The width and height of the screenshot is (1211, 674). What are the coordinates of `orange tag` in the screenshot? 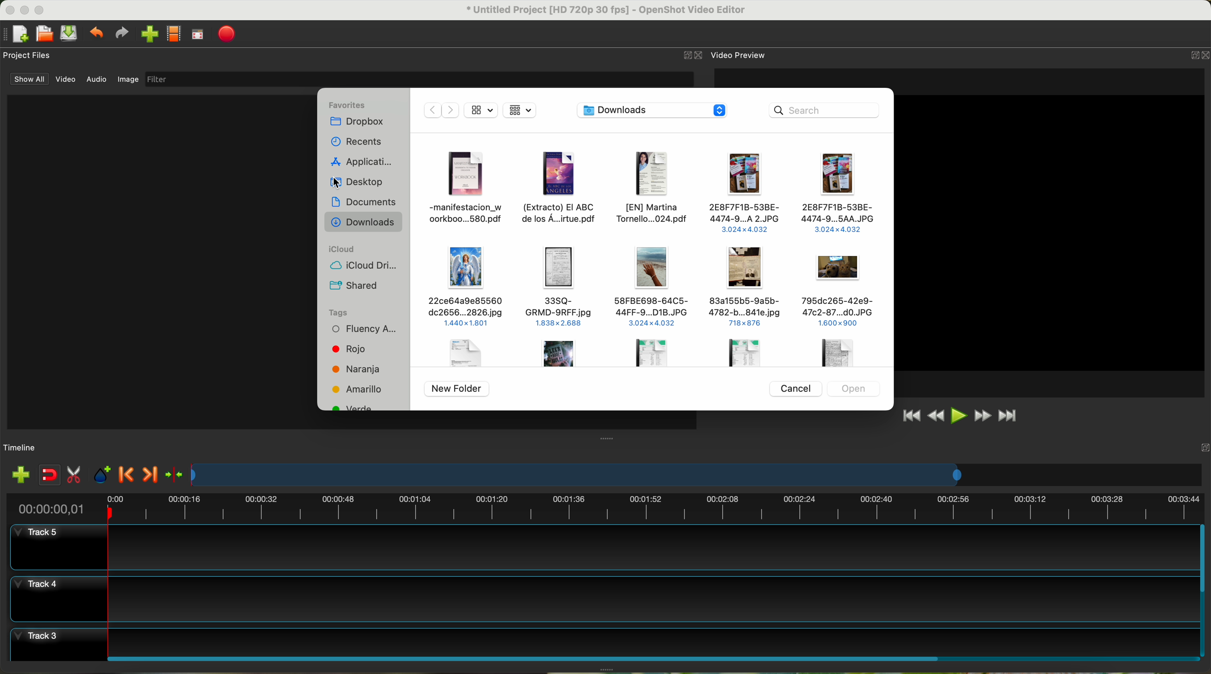 It's located at (358, 370).